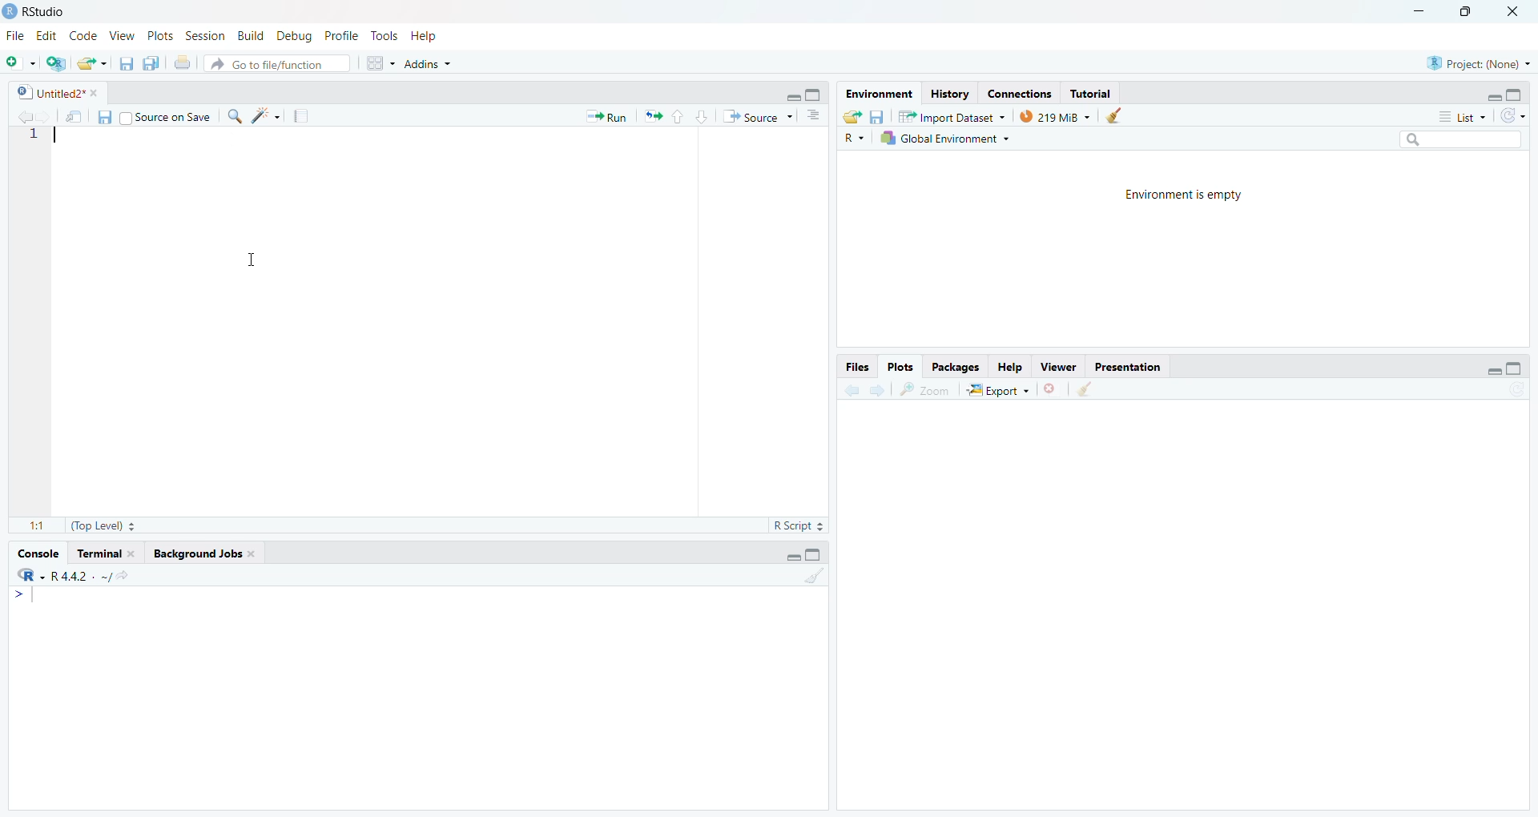  What do you see at coordinates (1470, 13) in the screenshot?
I see `Maximize` at bounding box center [1470, 13].